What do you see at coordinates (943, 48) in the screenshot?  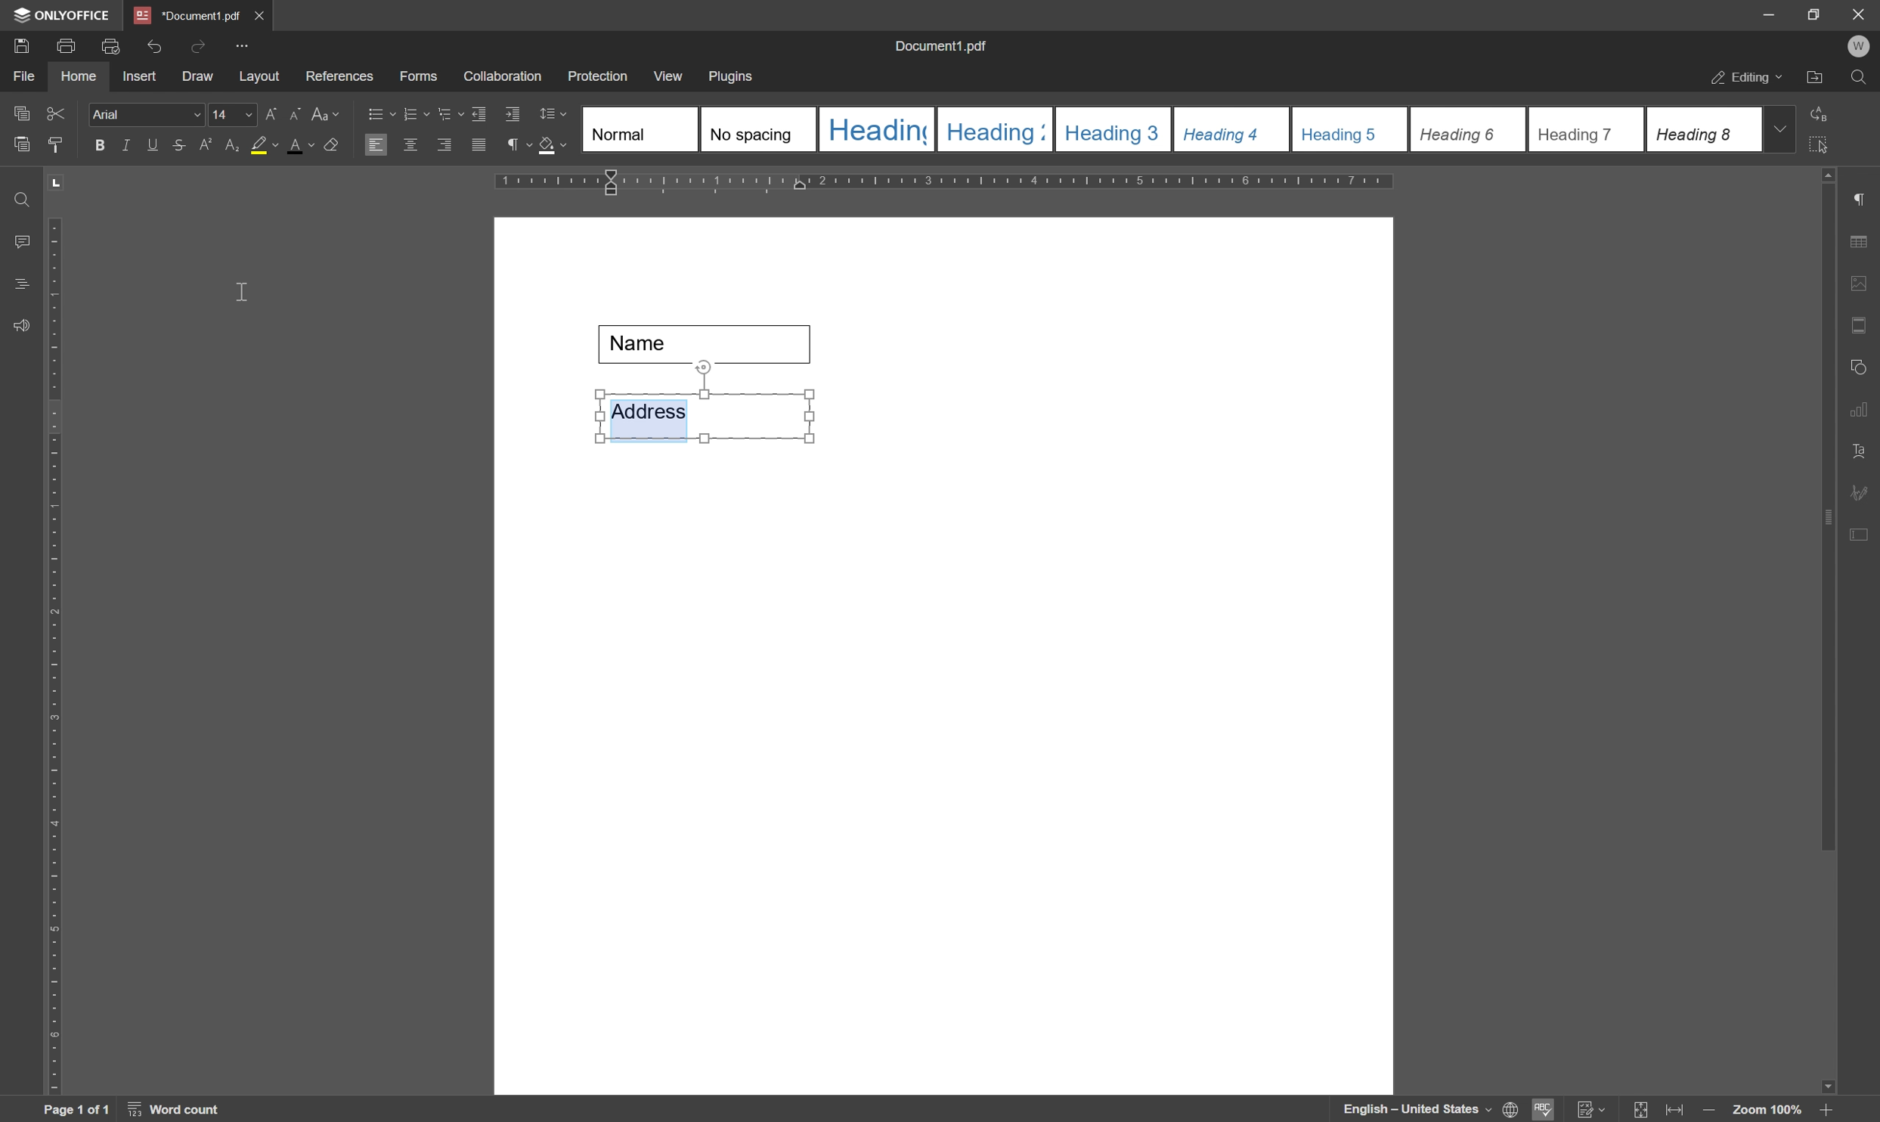 I see `document1.pdf` at bounding box center [943, 48].